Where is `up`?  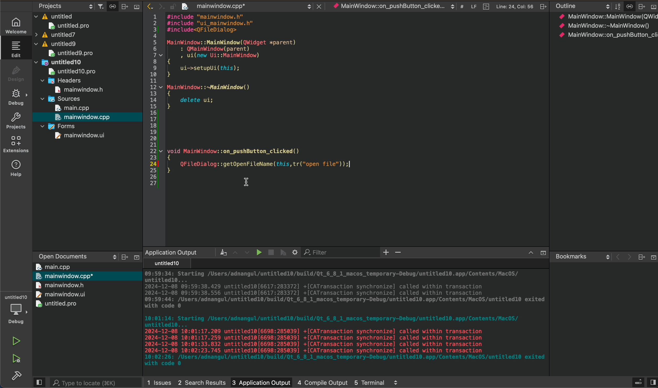 up is located at coordinates (528, 253).